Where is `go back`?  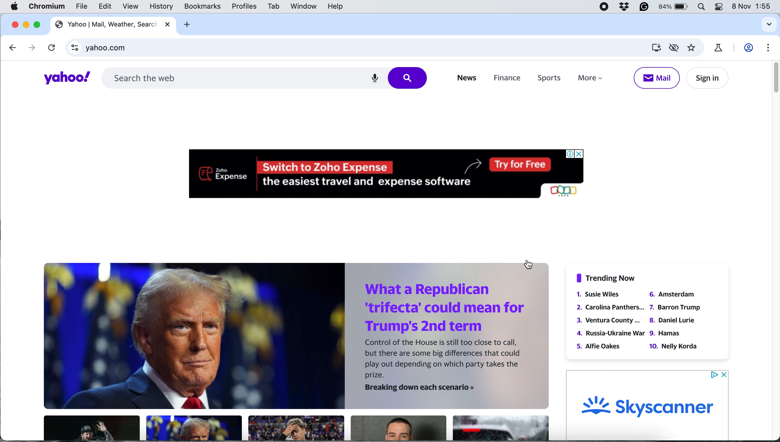 go back is located at coordinates (14, 48).